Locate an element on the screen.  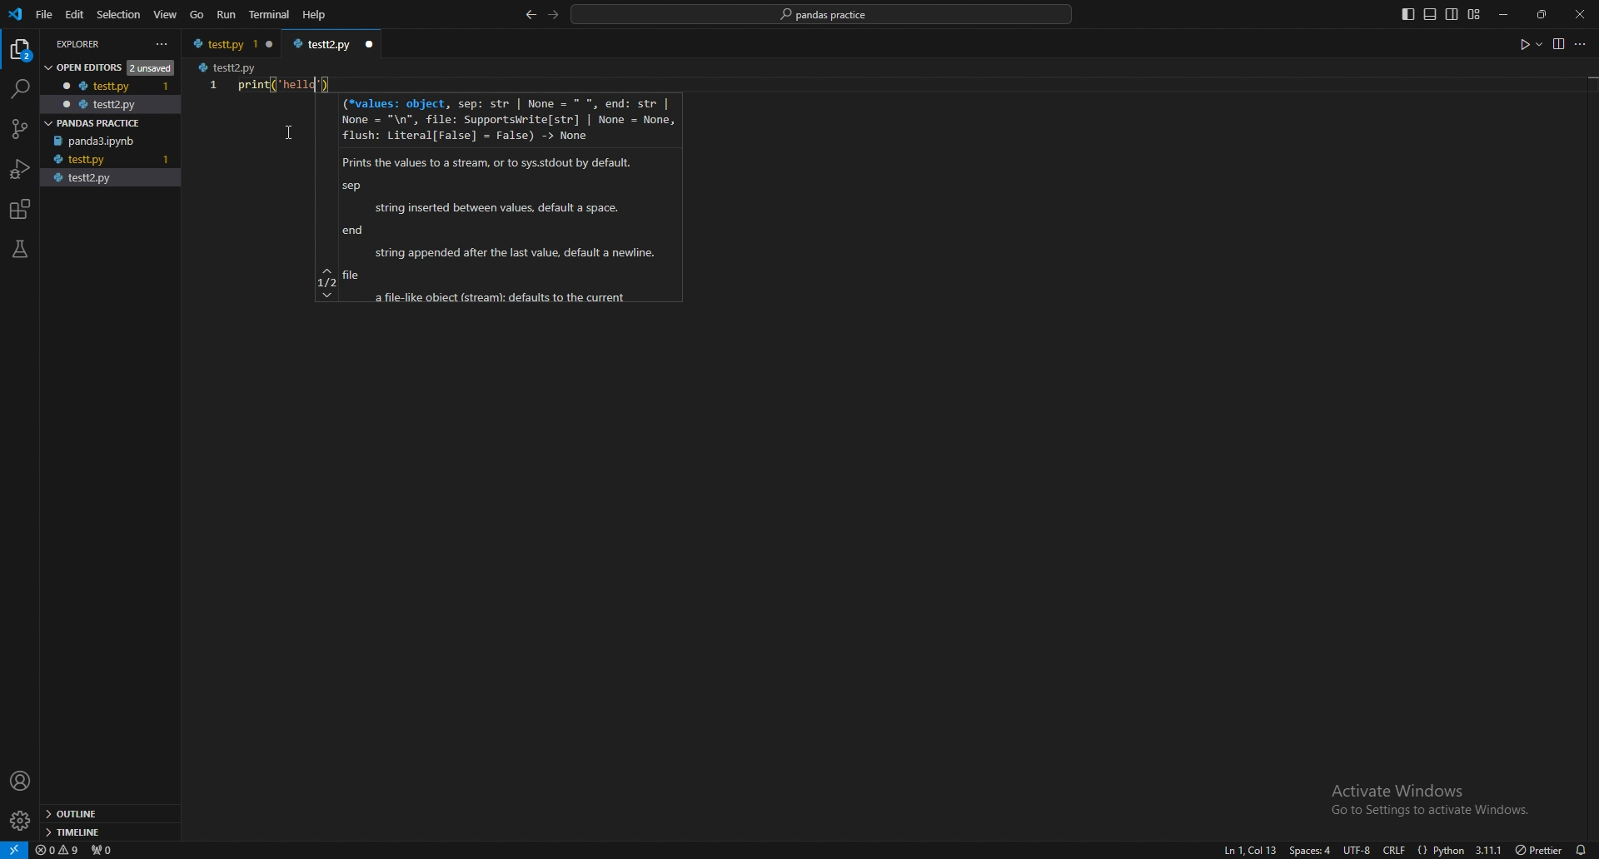
settings is located at coordinates (22, 821).